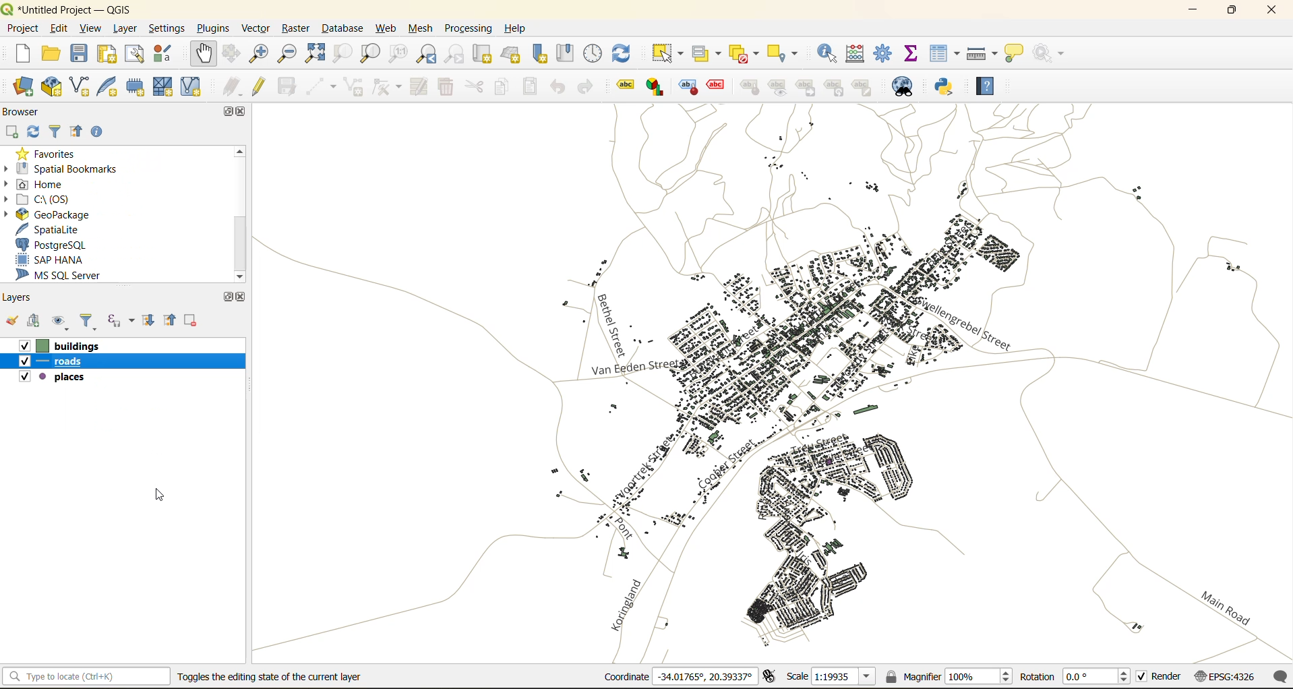 Image resolution: width=1293 pixels, height=689 pixels. Describe the element at coordinates (269, 676) in the screenshot. I see `toggle the editing state of current layer` at that location.